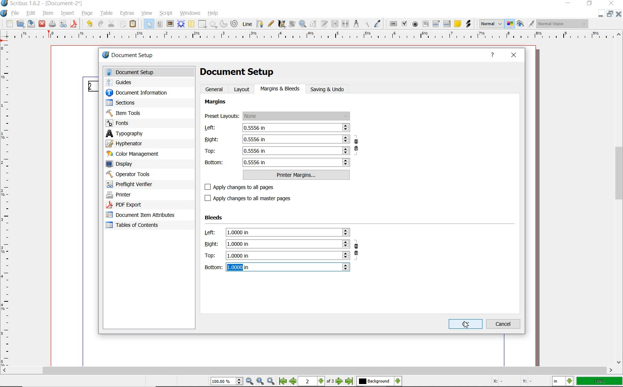  Describe the element at coordinates (122, 83) in the screenshot. I see `guides` at that location.